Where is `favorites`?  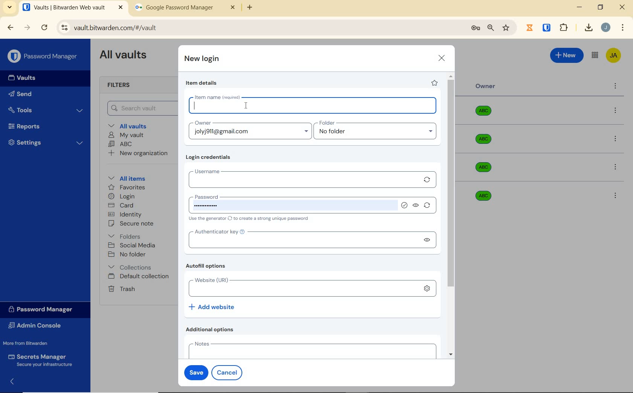
favorites is located at coordinates (127, 188).